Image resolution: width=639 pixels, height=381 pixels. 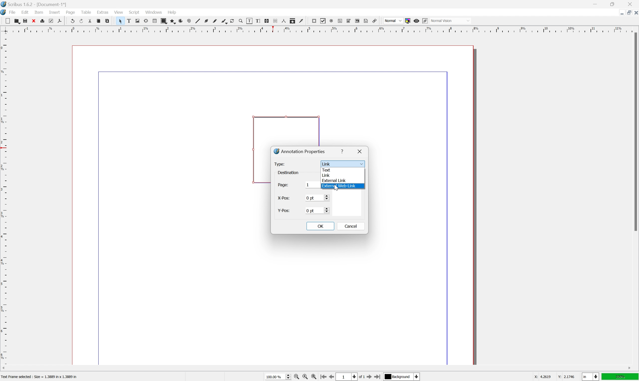 What do you see at coordinates (42, 21) in the screenshot?
I see `print` at bounding box center [42, 21].